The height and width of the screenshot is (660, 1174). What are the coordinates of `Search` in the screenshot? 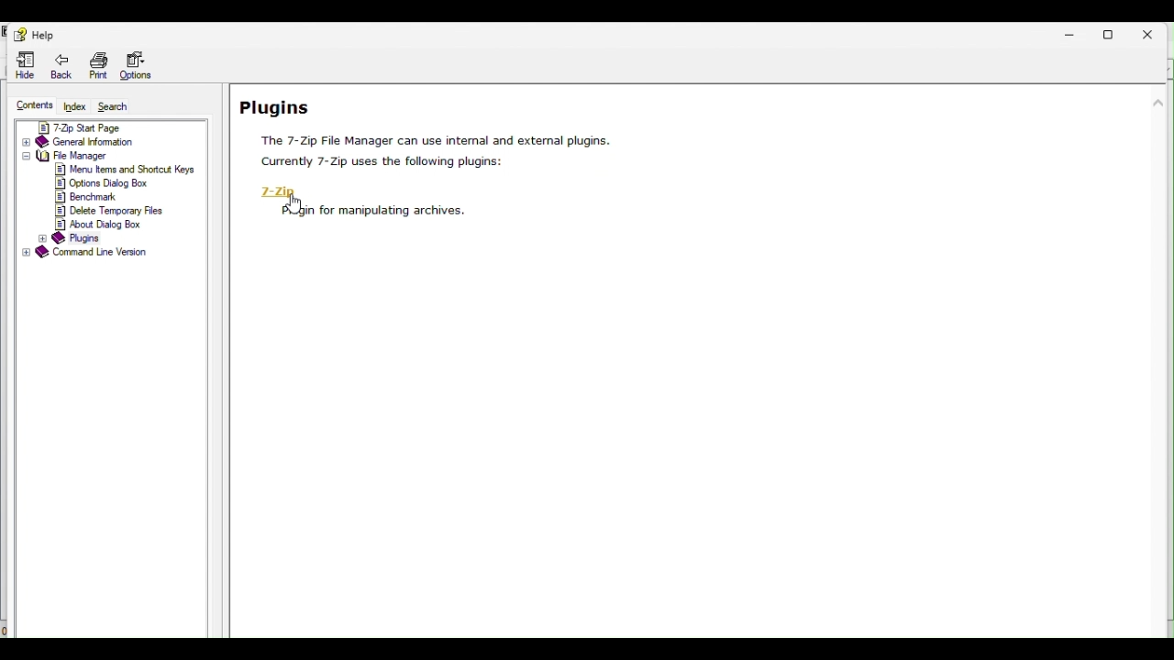 It's located at (118, 107).